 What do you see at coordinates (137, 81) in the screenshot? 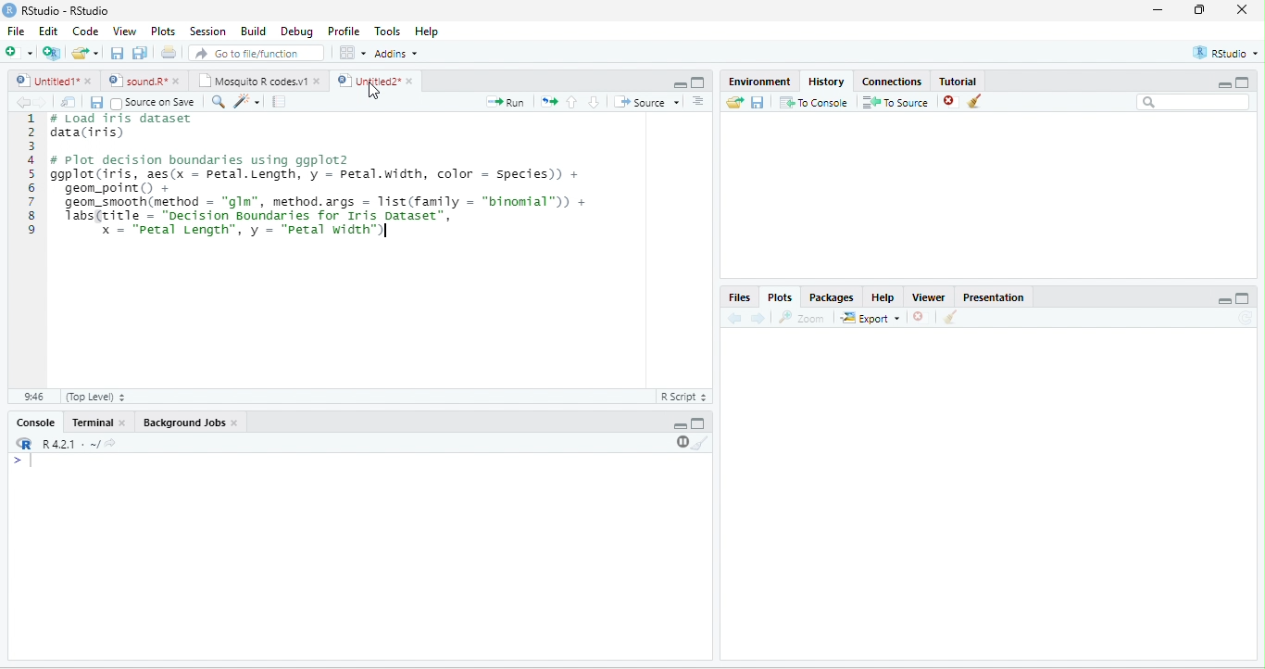
I see `sound.R` at bounding box center [137, 81].